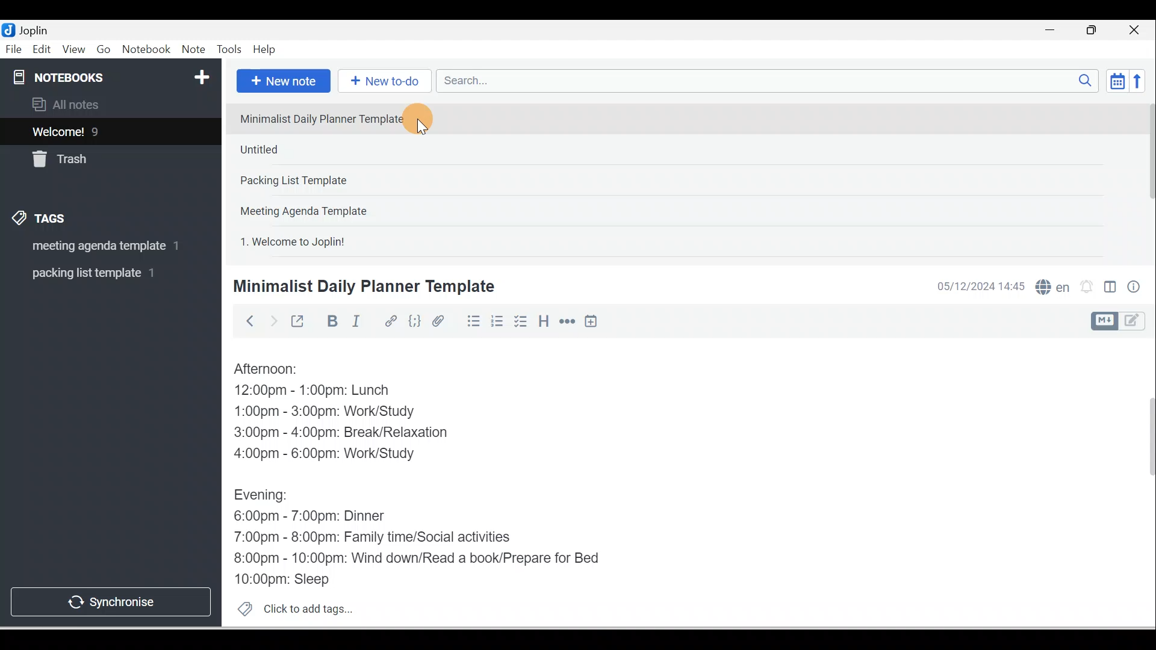 The image size is (1156, 650). I want to click on Trash, so click(89, 156).